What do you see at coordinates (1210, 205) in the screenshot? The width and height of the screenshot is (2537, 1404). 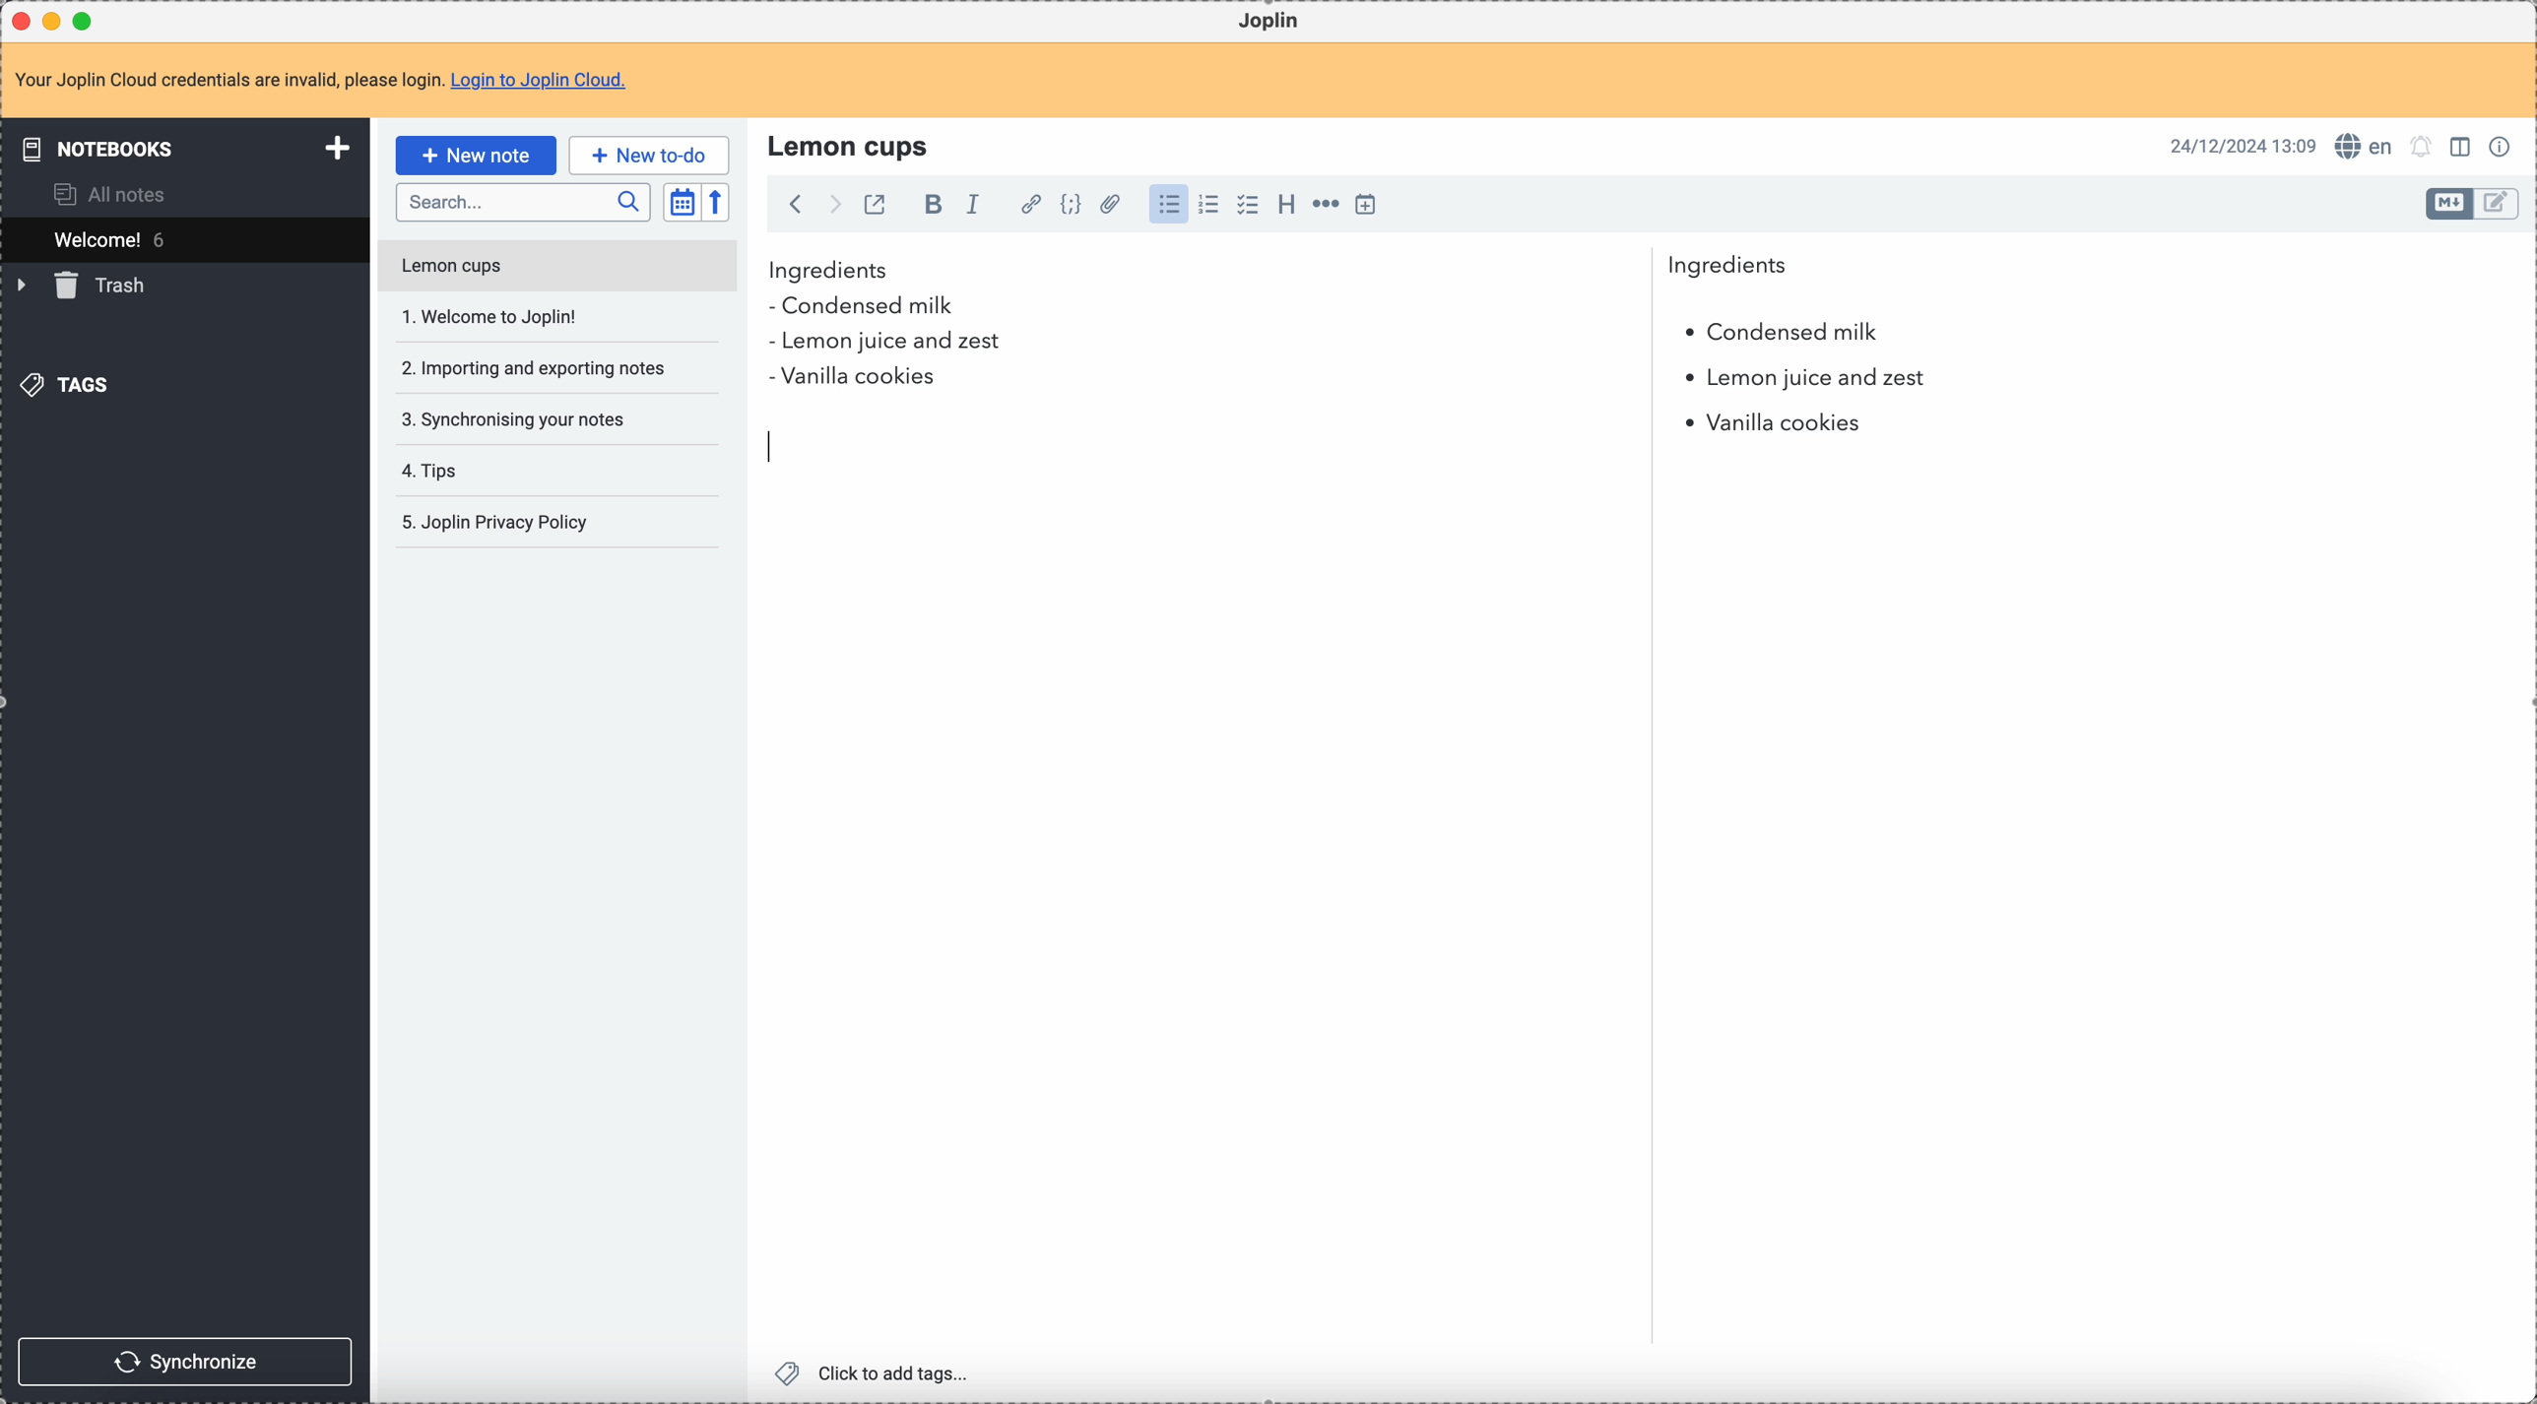 I see `numbered list` at bounding box center [1210, 205].